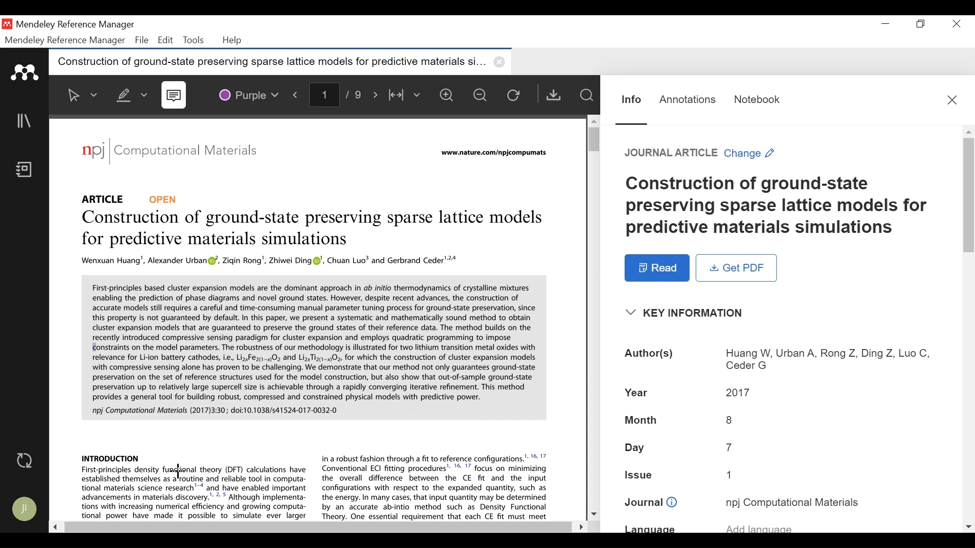 The height and width of the screenshot is (548, 975). Describe the element at coordinates (969, 131) in the screenshot. I see `Scroll up` at that location.